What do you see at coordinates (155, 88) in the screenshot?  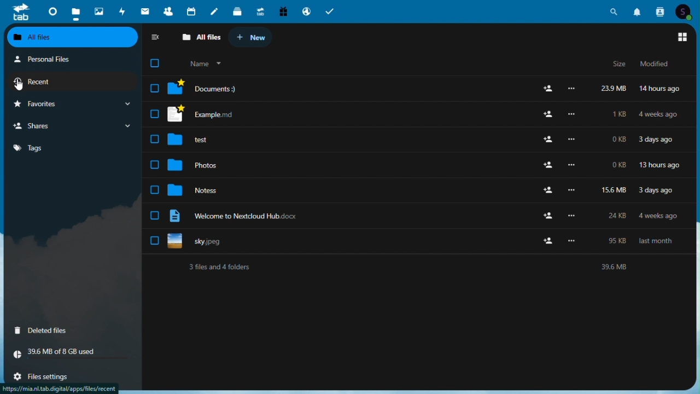 I see `checkbox` at bounding box center [155, 88].